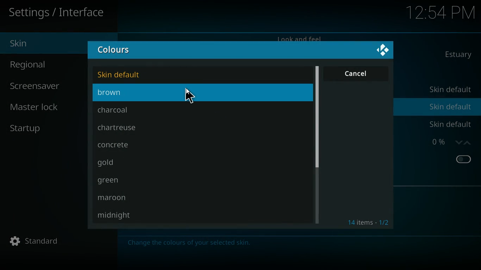 This screenshot has width=481, height=270. Describe the element at coordinates (30, 129) in the screenshot. I see `startup` at that location.